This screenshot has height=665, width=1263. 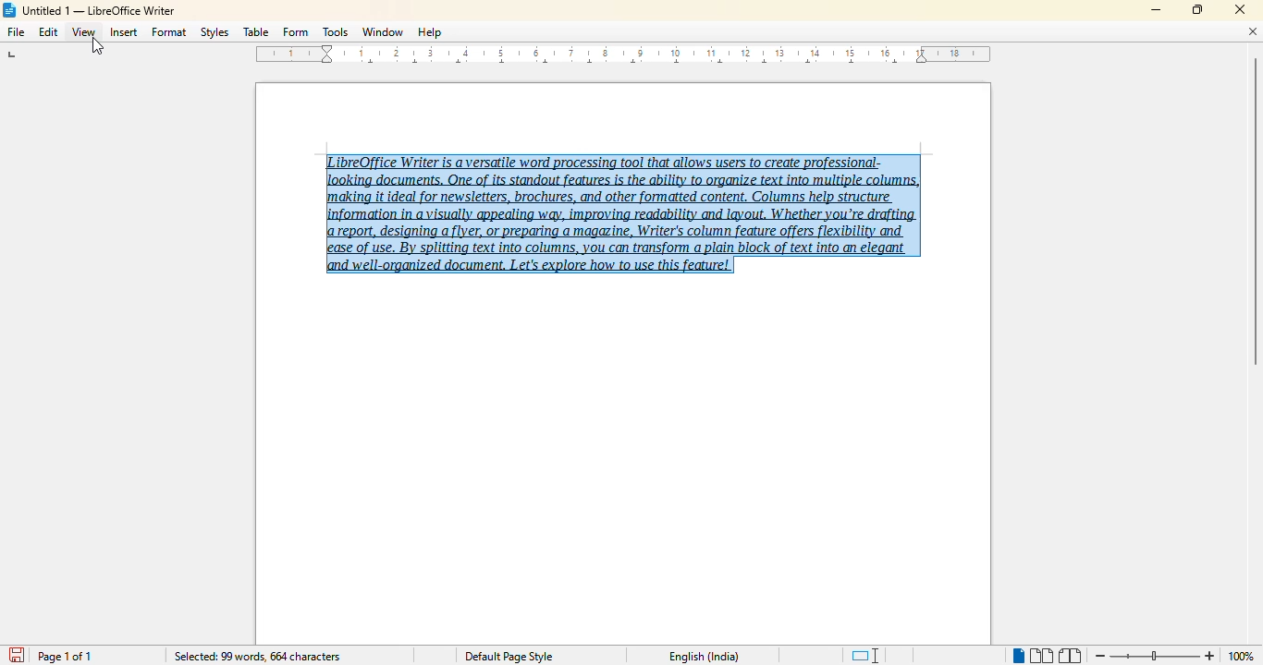 What do you see at coordinates (1255, 212) in the screenshot?
I see `vertical scroll bar` at bounding box center [1255, 212].